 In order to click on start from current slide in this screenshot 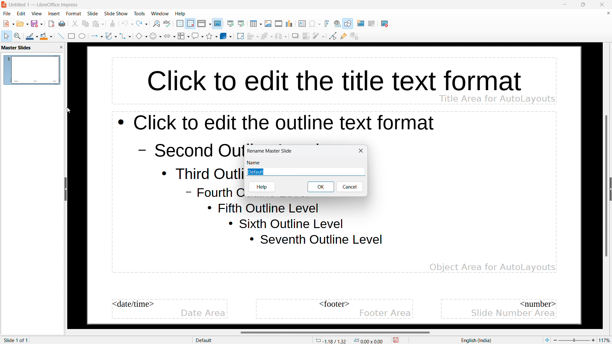, I will do `click(241, 24)`.